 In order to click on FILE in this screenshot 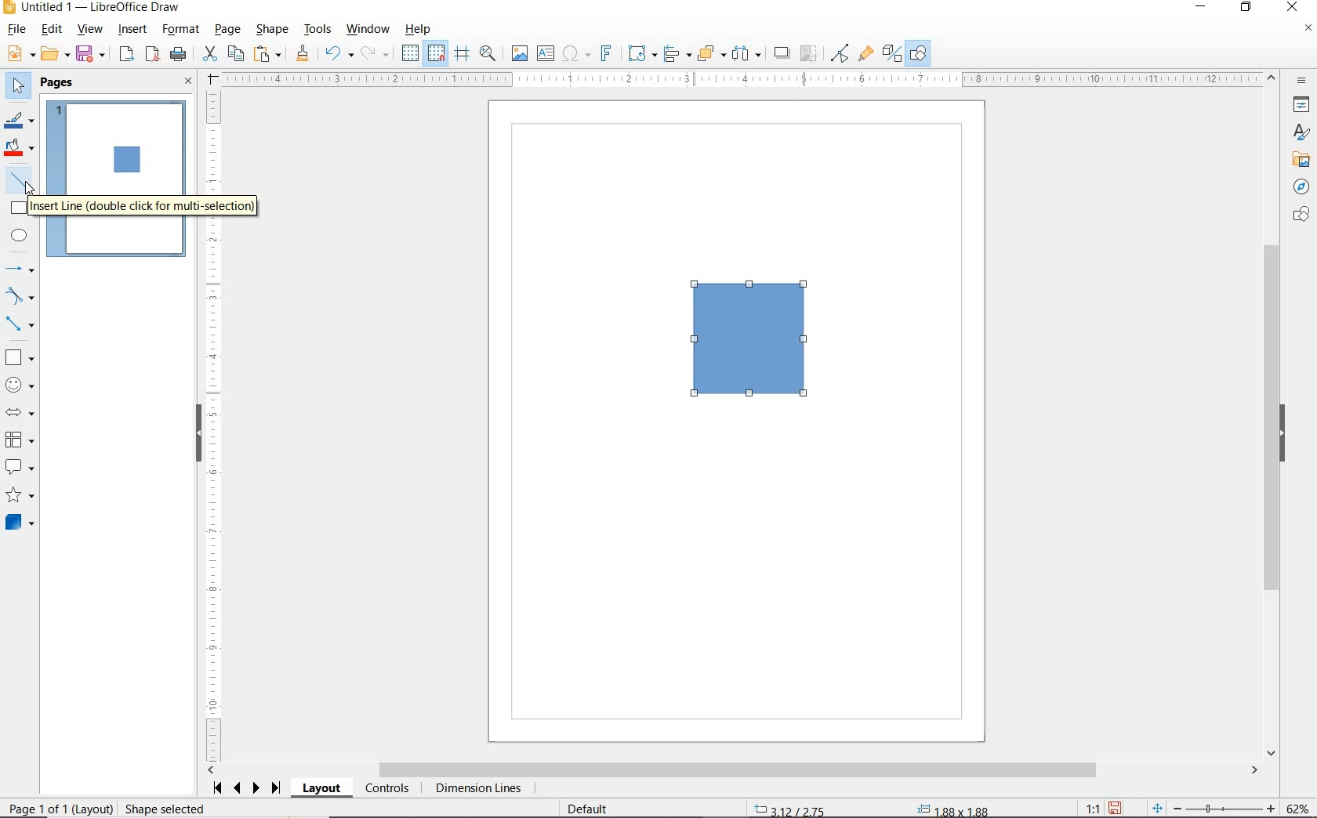, I will do `click(15, 31)`.